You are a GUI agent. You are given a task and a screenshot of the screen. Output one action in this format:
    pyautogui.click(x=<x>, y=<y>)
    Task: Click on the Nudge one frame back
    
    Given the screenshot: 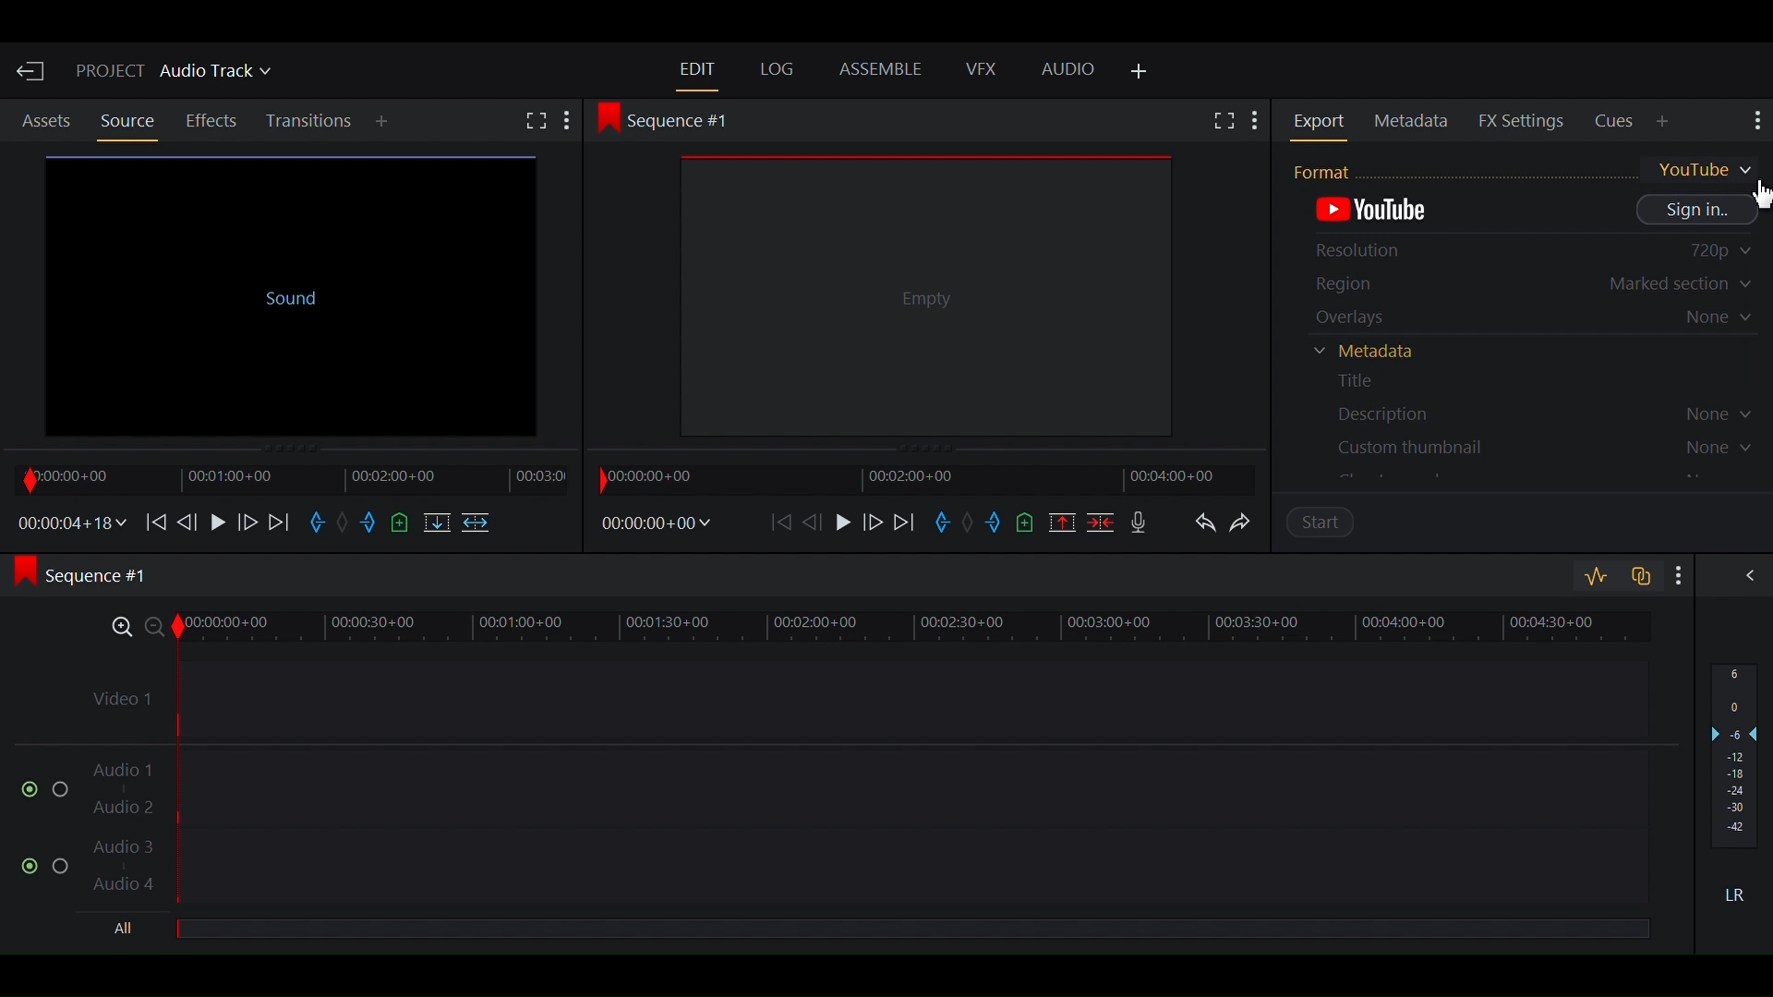 What is the action you would take?
    pyautogui.click(x=817, y=521)
    